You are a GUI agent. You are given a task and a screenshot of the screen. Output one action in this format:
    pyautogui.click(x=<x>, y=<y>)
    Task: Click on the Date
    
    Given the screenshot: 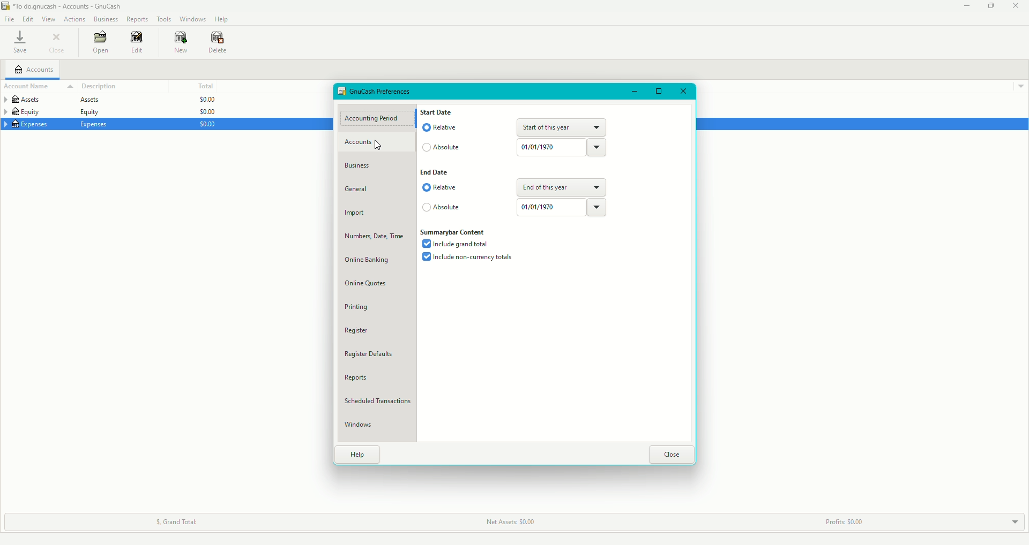 What is the action you would take?
    pyautogui.click(x=562, y=207)
    